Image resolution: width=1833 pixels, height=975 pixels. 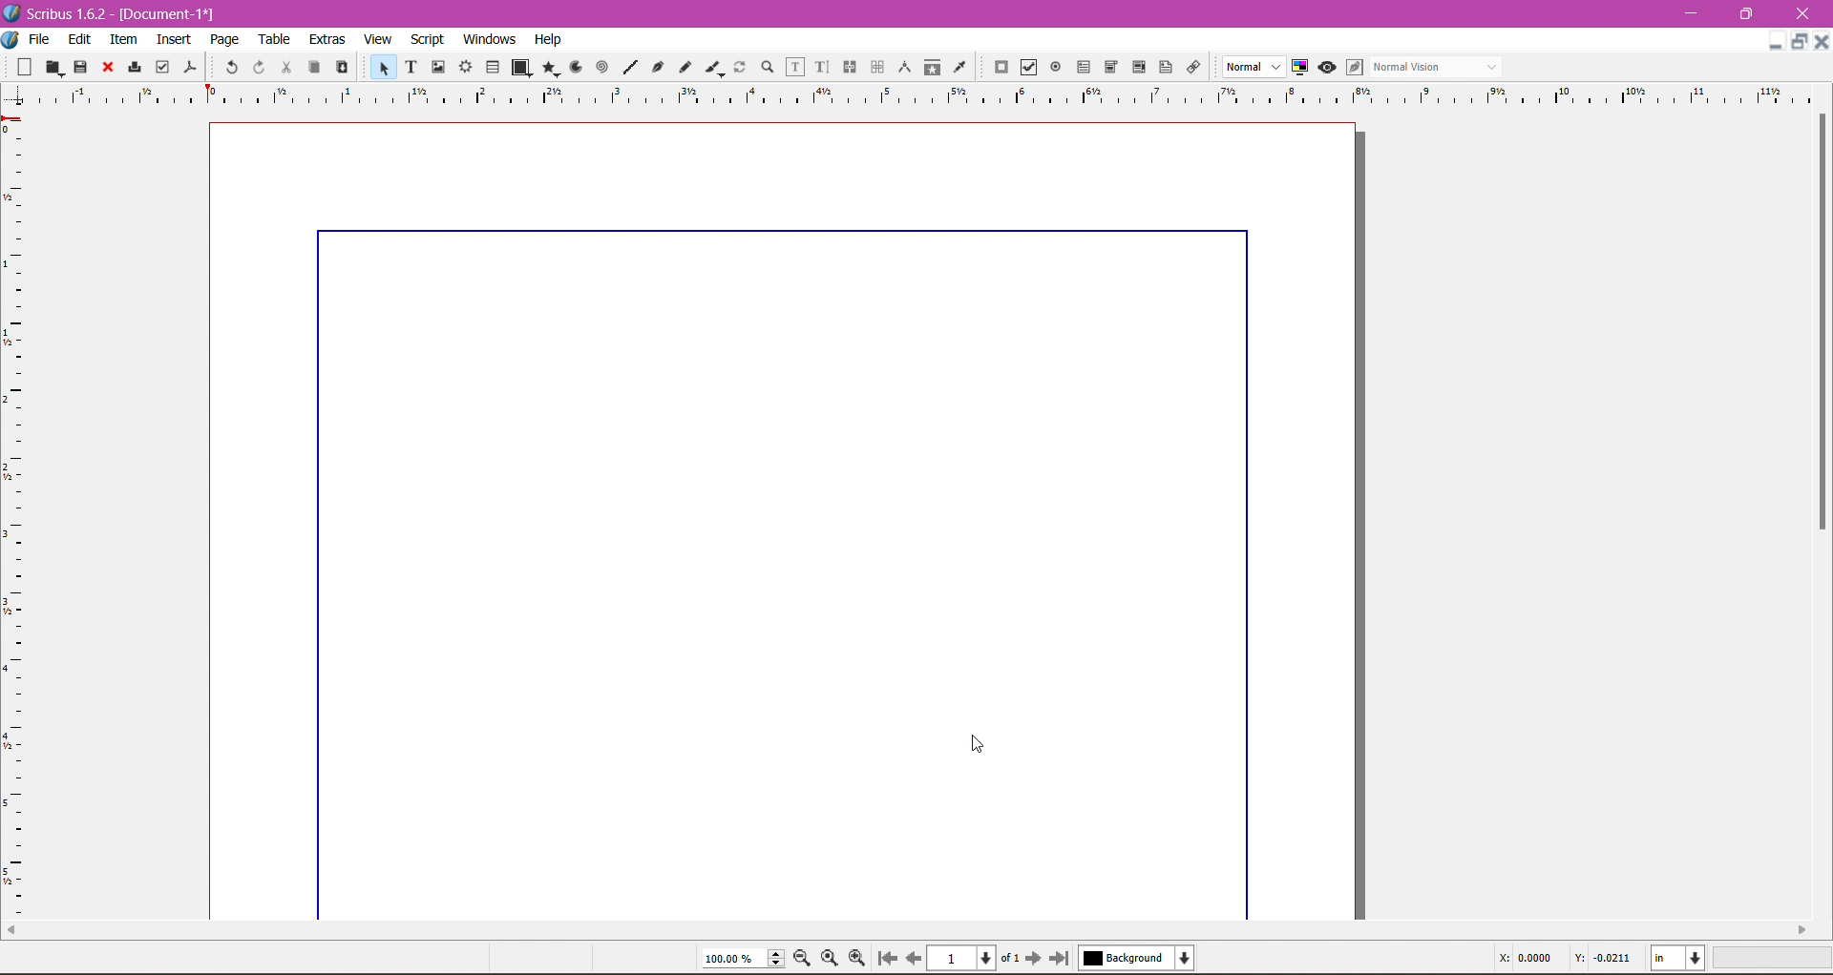 I want to click on Rotate Item, so click(x=740, y=67).